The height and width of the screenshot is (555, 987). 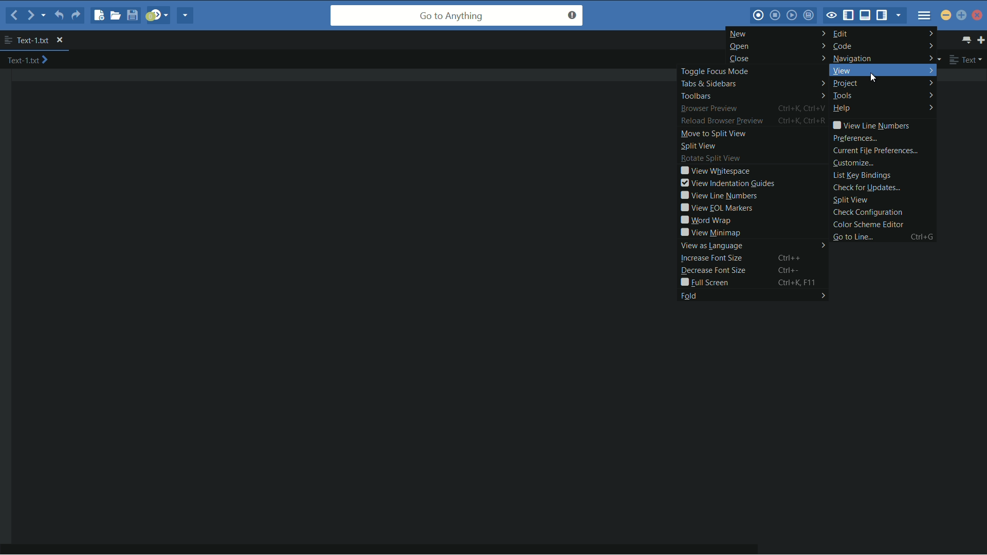 What do you see at coordinates (705, 221) in the screenshot?
I see `word wrap` at bounding box center [705, 221].